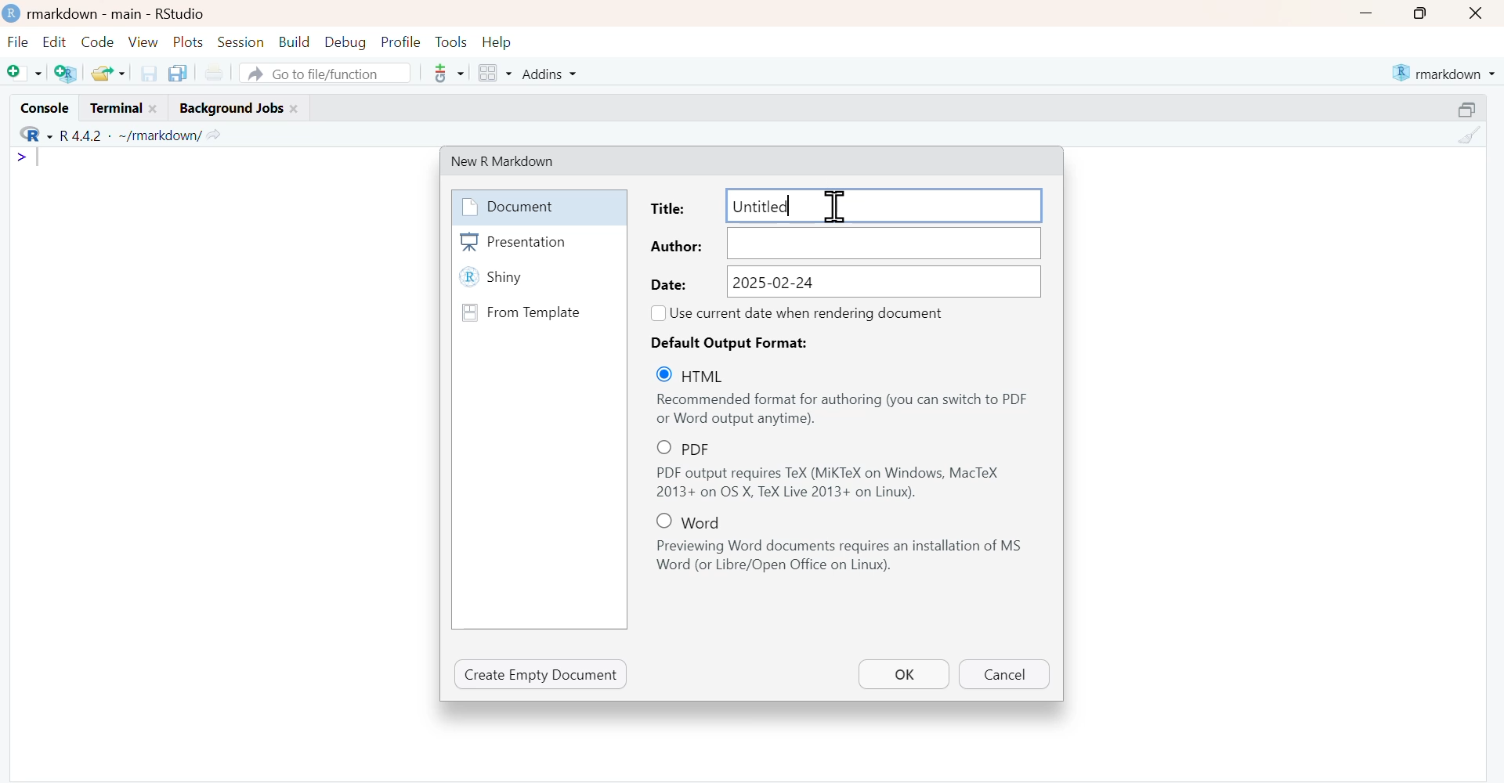 This screenshot has height=783, width=1504. I want to click on Author, so click(844, 244).